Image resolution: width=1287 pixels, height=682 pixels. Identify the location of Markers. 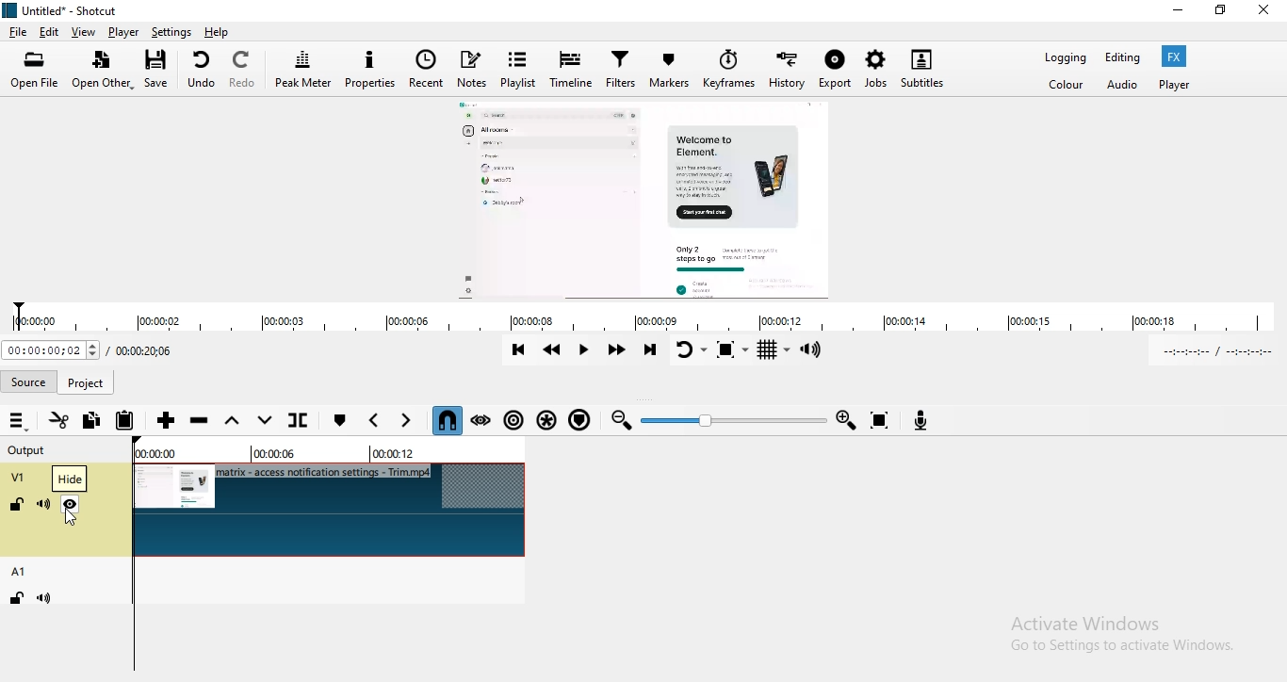
(672, 69).